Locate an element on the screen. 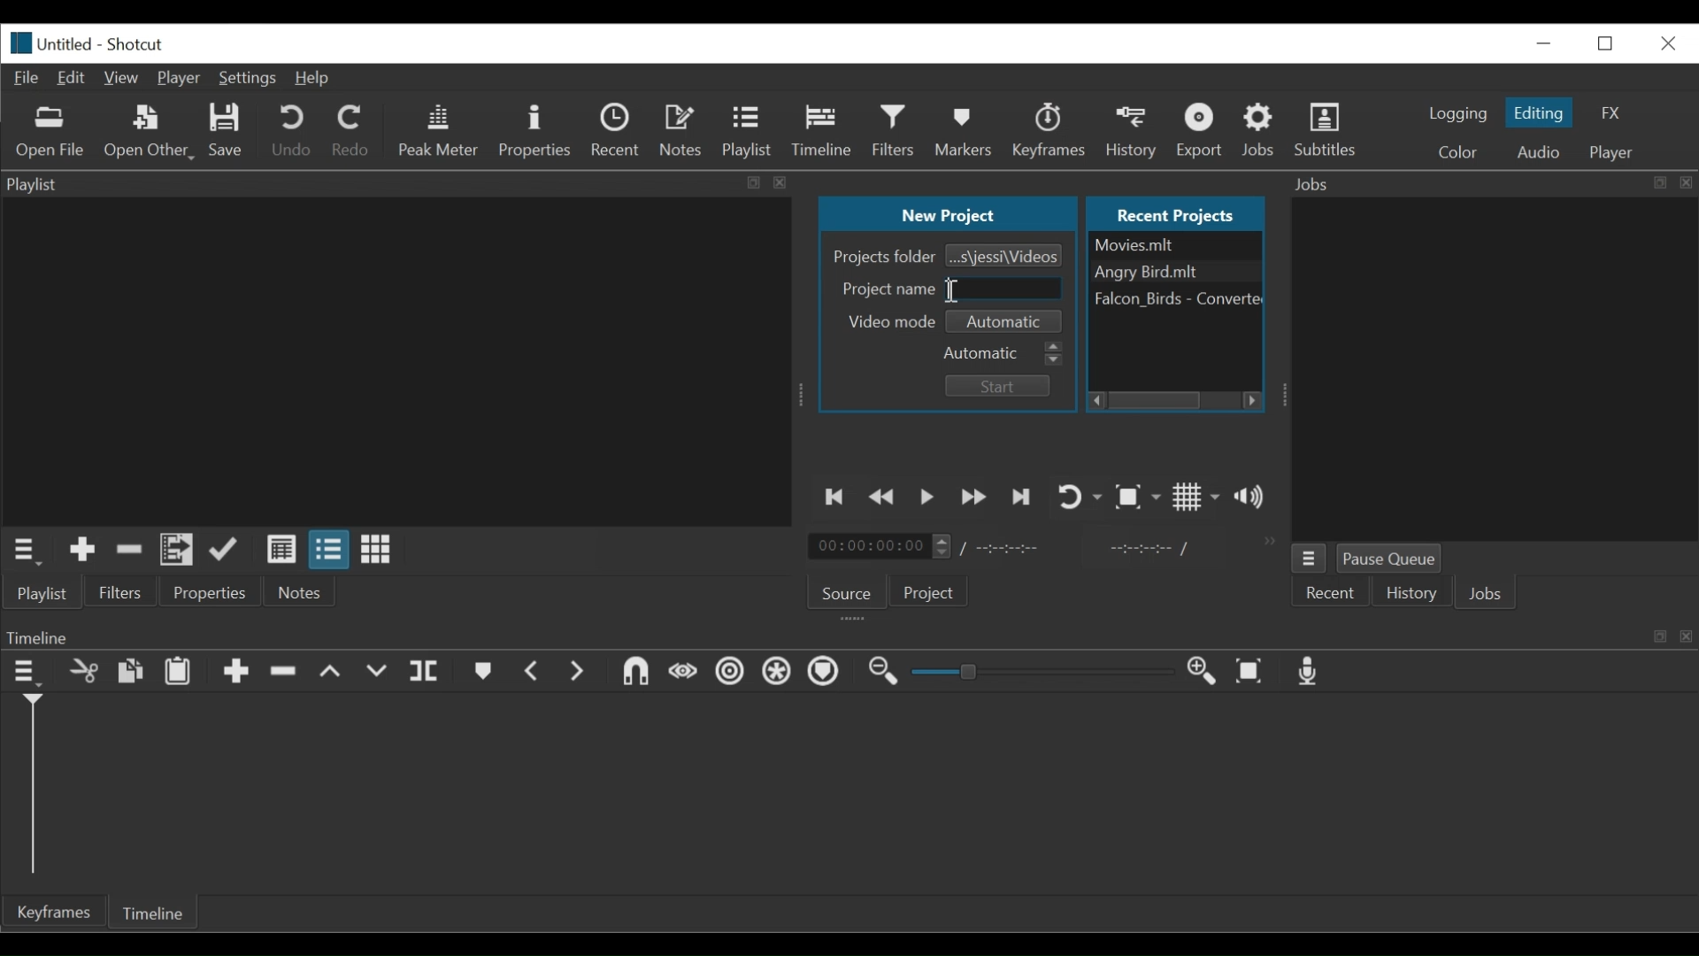  Undo is located at coordinates (294, 130).